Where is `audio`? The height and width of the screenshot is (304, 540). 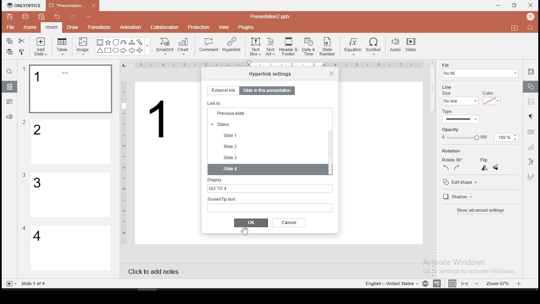
audio is located at coordinates (395, 46).